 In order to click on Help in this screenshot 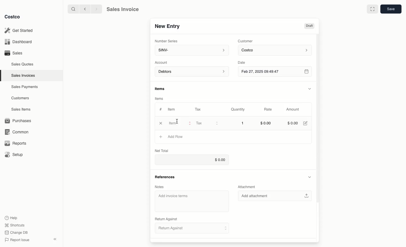, I will do `click(12, 217)`.